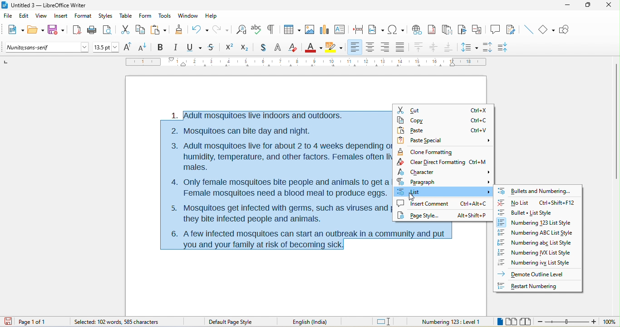  I want to click on paste, so click(159, 29).